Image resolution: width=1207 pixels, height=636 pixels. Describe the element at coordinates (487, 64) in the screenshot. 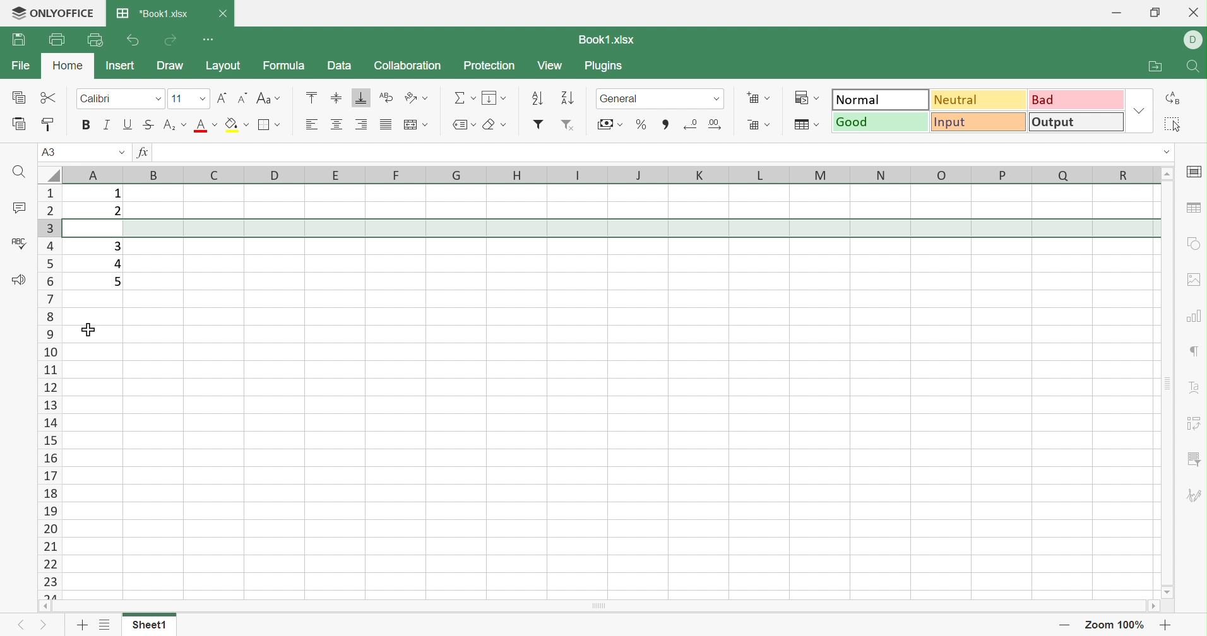

I see `Protection` at that location.